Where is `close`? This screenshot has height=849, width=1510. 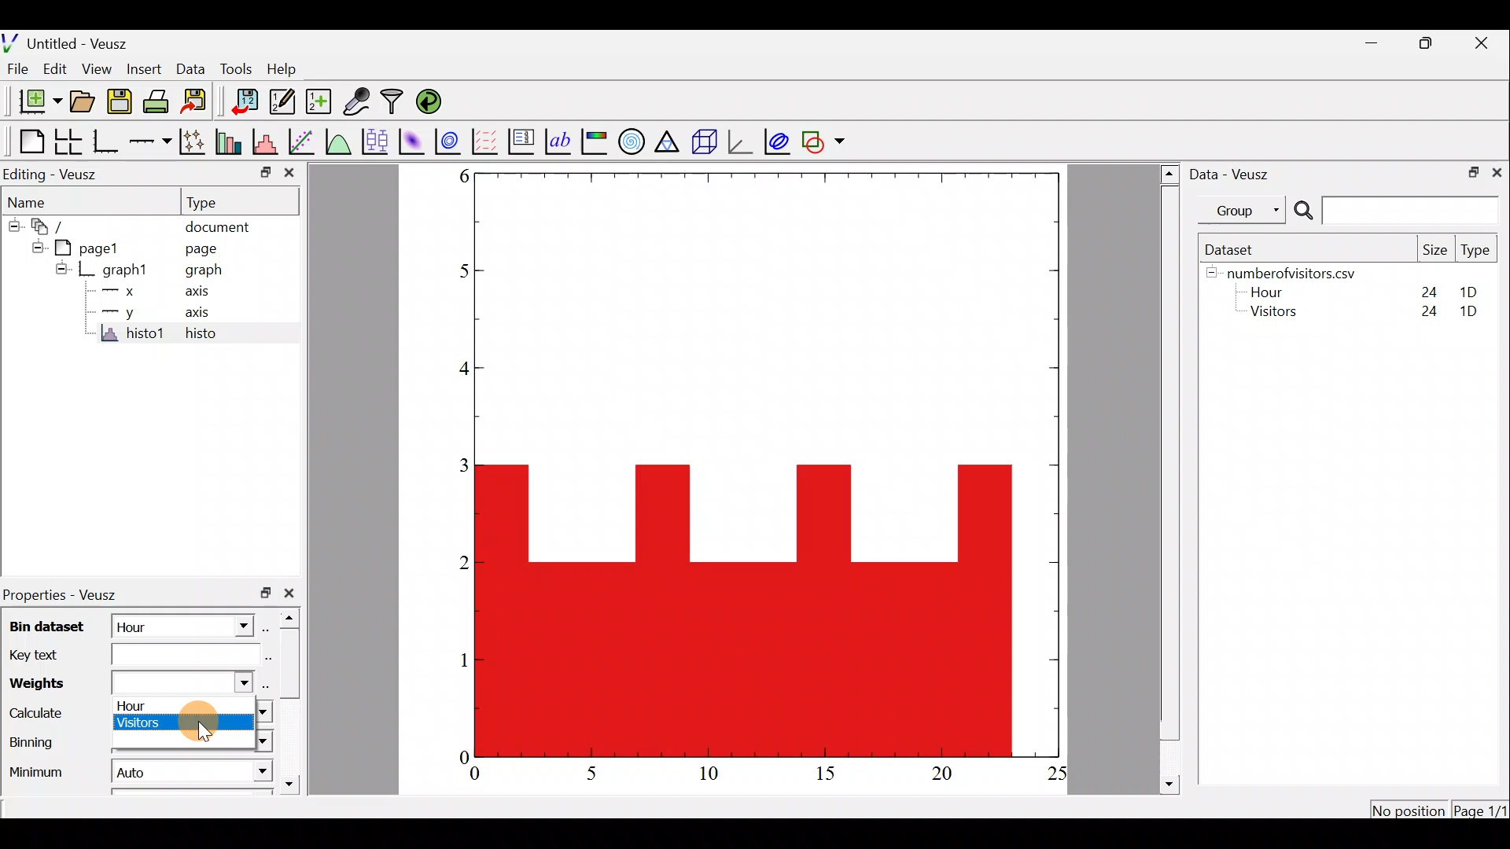 close is located at coordinates (289, 596).